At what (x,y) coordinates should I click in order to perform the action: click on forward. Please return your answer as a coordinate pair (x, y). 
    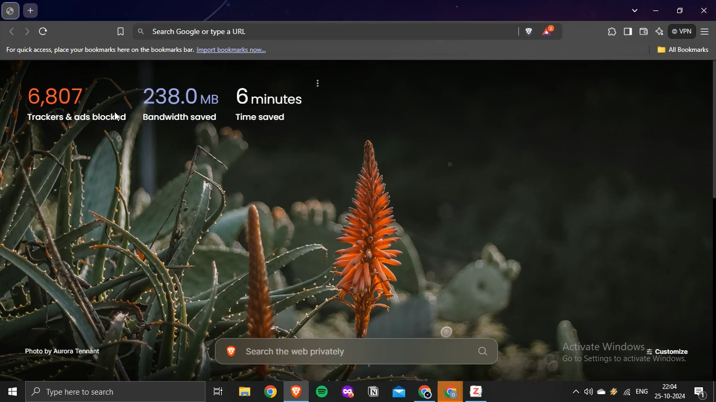
    Looking at the image, I should click on (28, 31).